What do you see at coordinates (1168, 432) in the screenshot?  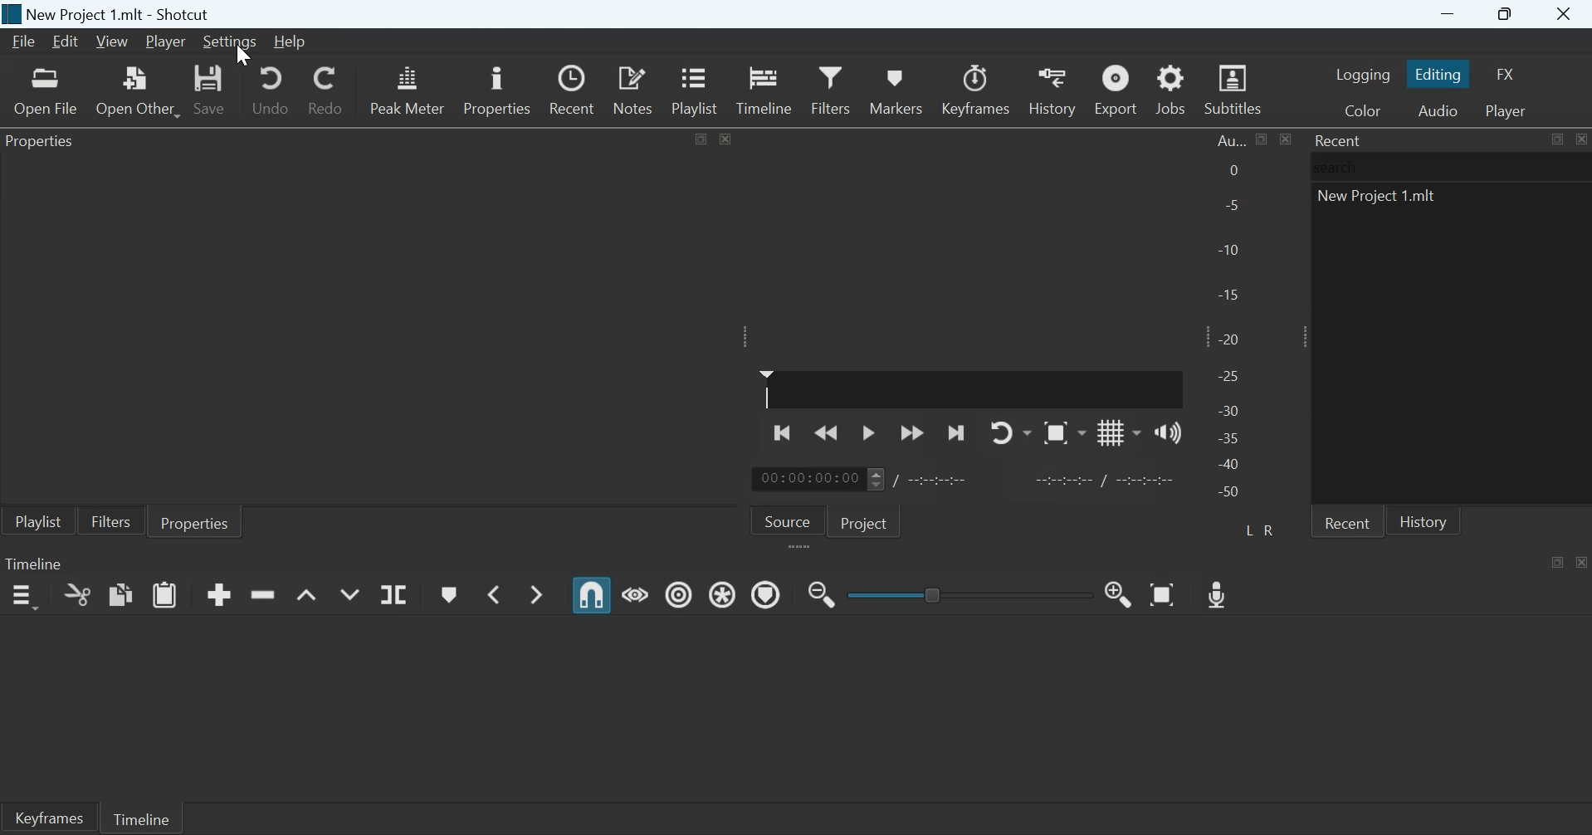 I see `Show the volume control` at bounding box center [1168, 432].